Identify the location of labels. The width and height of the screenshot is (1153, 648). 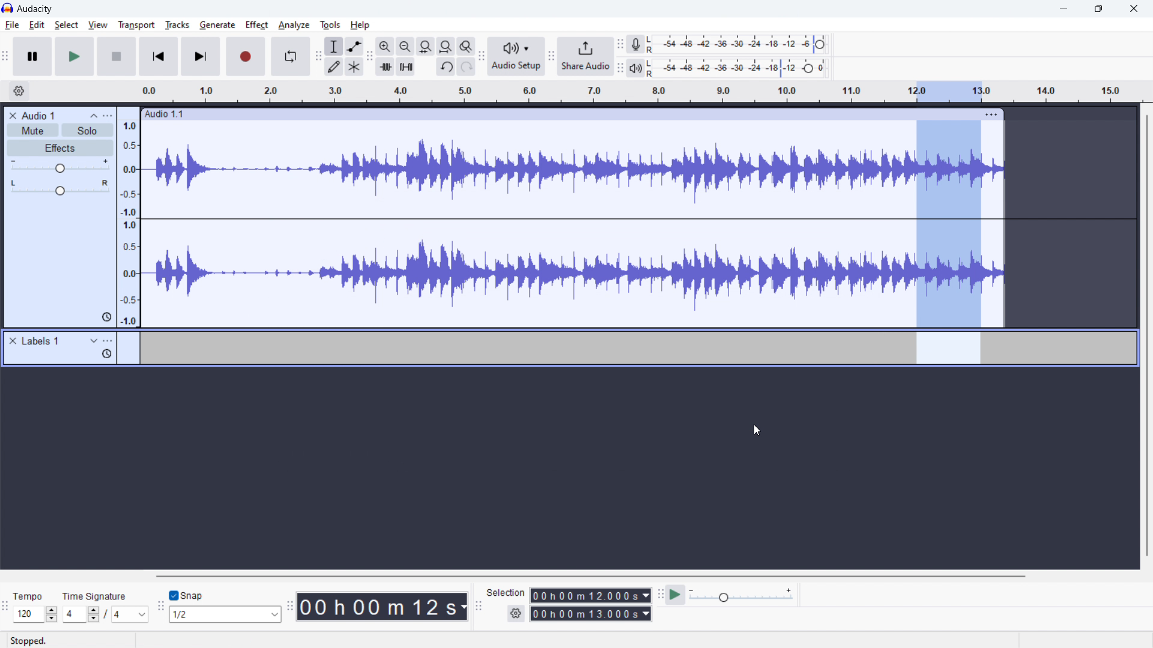
(41, 341).